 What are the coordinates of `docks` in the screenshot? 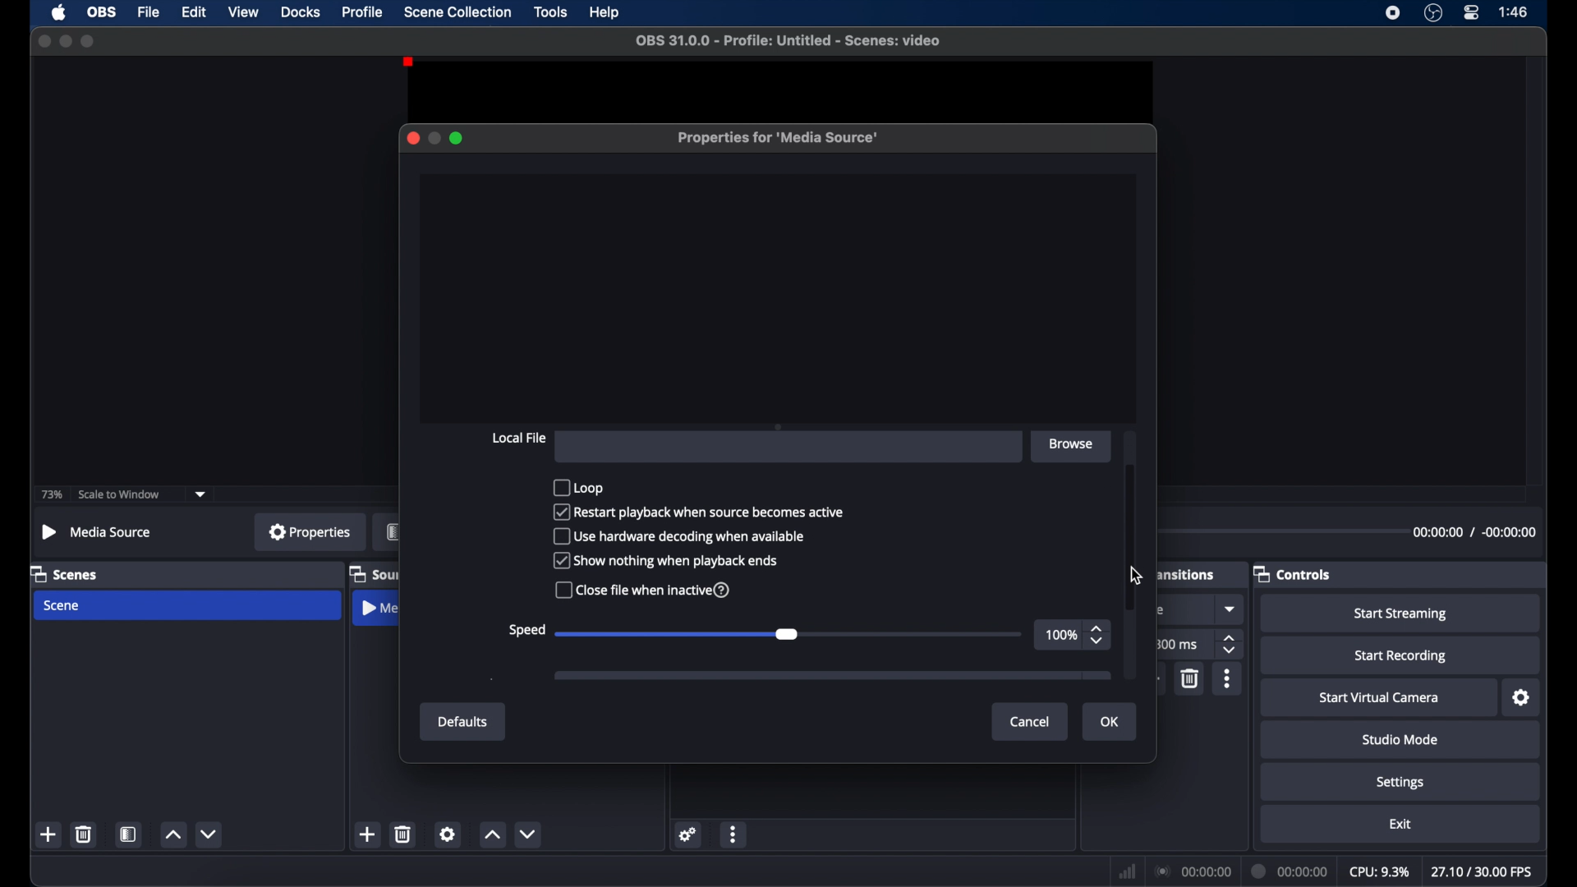 It's located at (302, 12).